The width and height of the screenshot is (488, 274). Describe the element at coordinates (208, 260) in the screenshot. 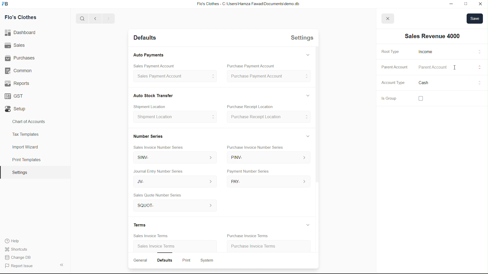

I see `System` at that location.